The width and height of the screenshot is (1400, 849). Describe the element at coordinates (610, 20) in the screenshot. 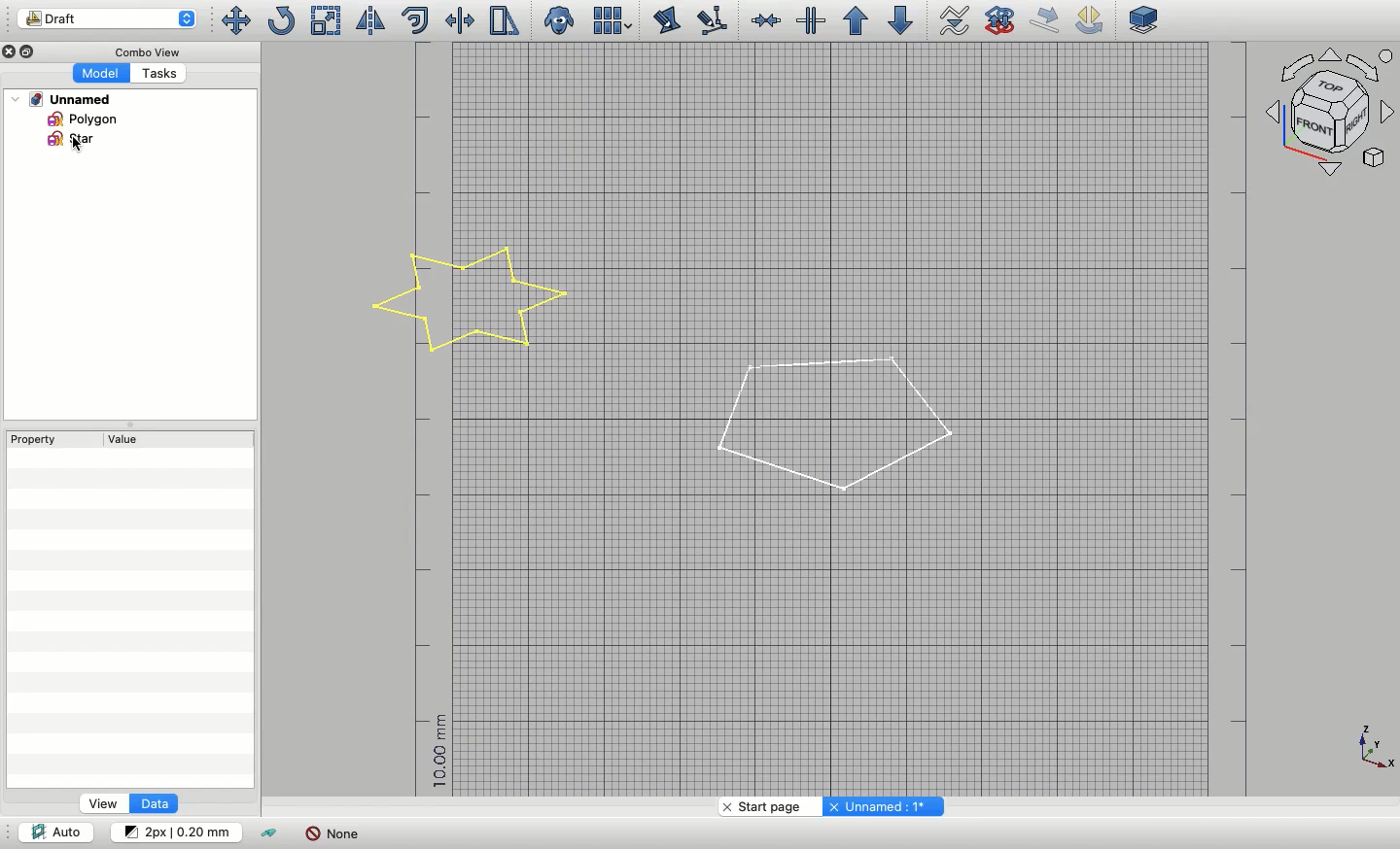

I see `Array tools` at that location.